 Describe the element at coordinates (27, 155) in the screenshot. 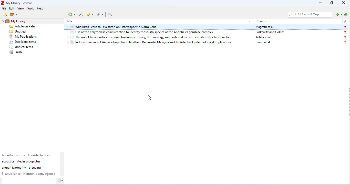

I see `Acoustic Entropy Acoustic Indices` at that location.